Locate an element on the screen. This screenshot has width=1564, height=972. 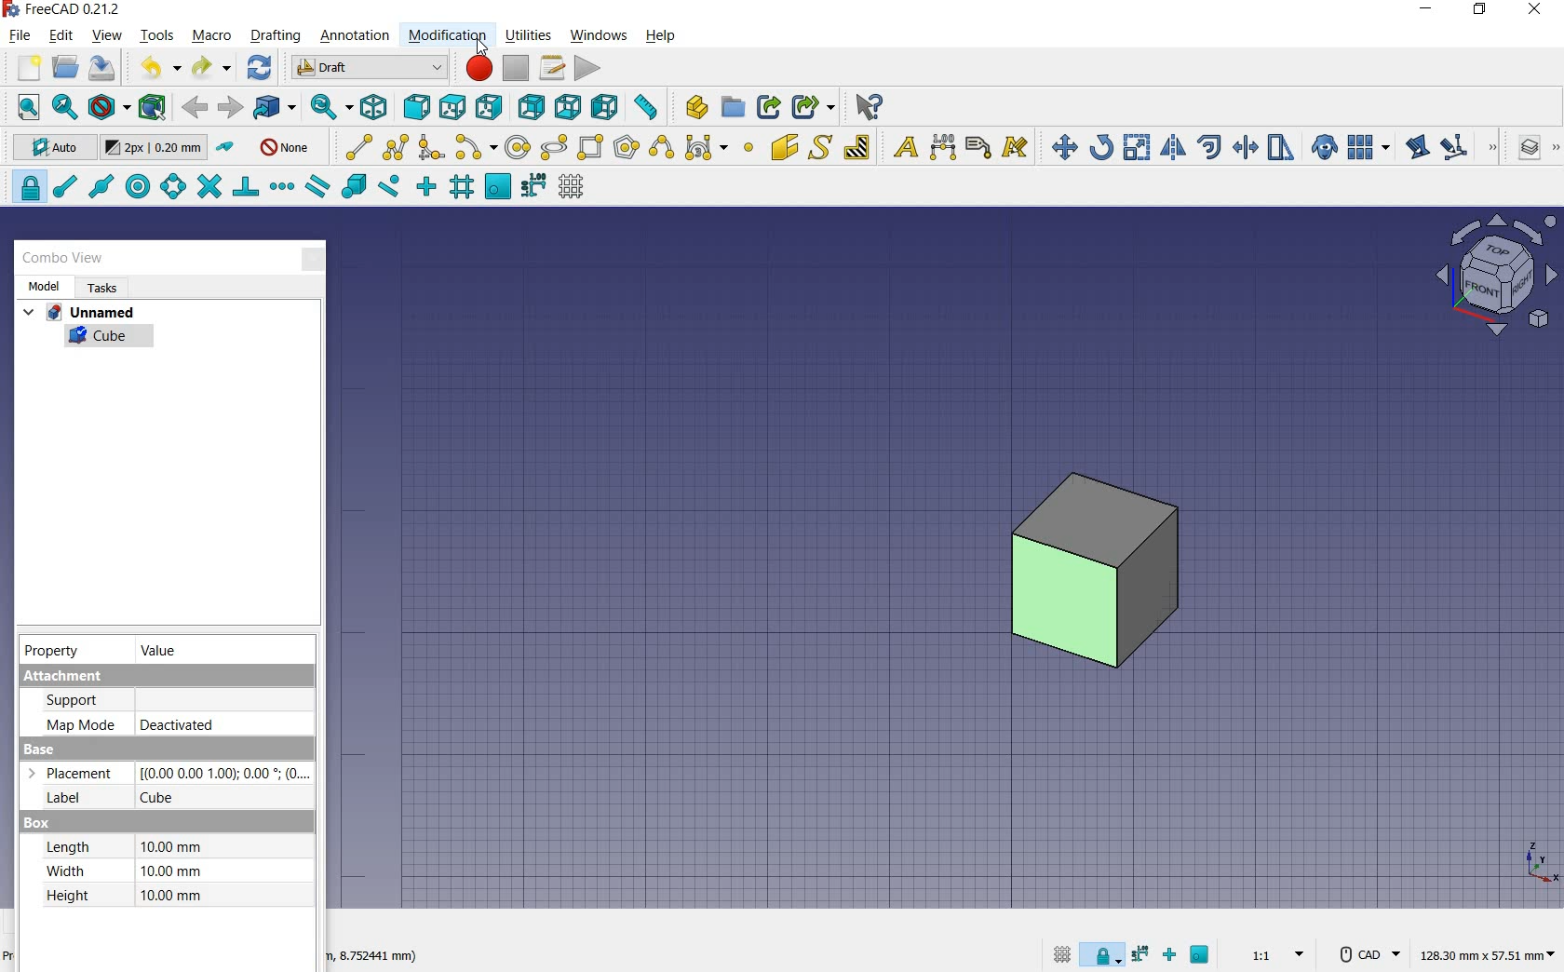
Base is located at coordinates (41, 749).